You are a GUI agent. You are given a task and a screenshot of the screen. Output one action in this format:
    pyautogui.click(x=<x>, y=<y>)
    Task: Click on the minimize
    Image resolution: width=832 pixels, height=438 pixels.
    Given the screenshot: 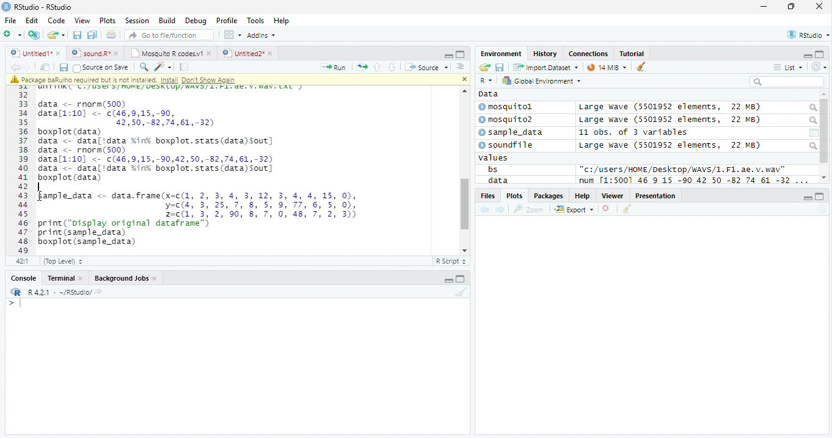 What is the action you would take?
    pyautogui.click(x=448, y=55)
    